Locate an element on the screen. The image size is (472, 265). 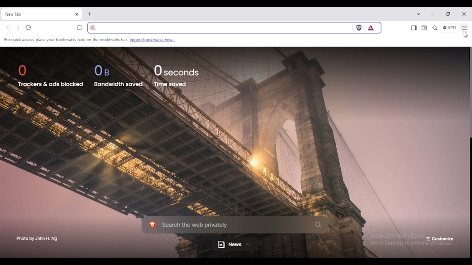
brave firewall + VPN is located at coordinates (449, 28).